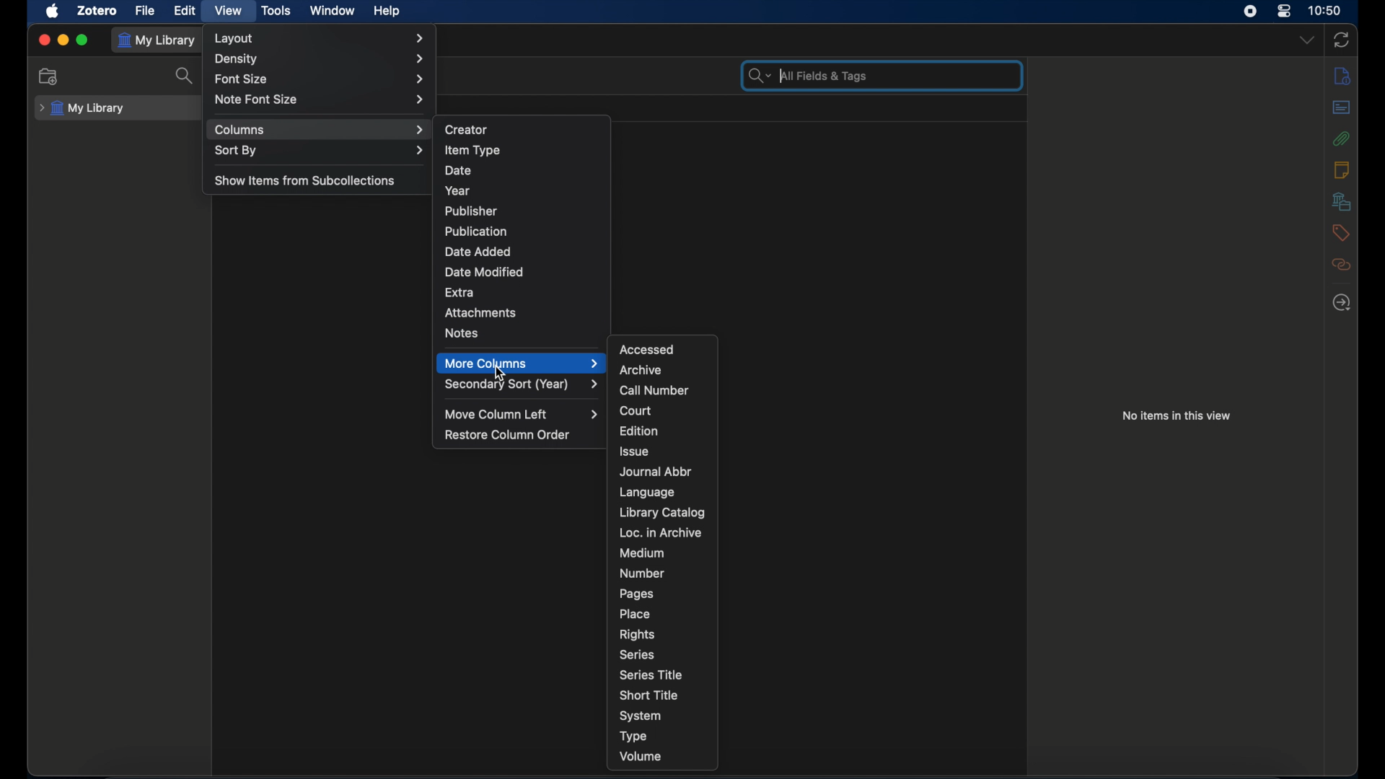  I want to click on tools, so click(276, 12).